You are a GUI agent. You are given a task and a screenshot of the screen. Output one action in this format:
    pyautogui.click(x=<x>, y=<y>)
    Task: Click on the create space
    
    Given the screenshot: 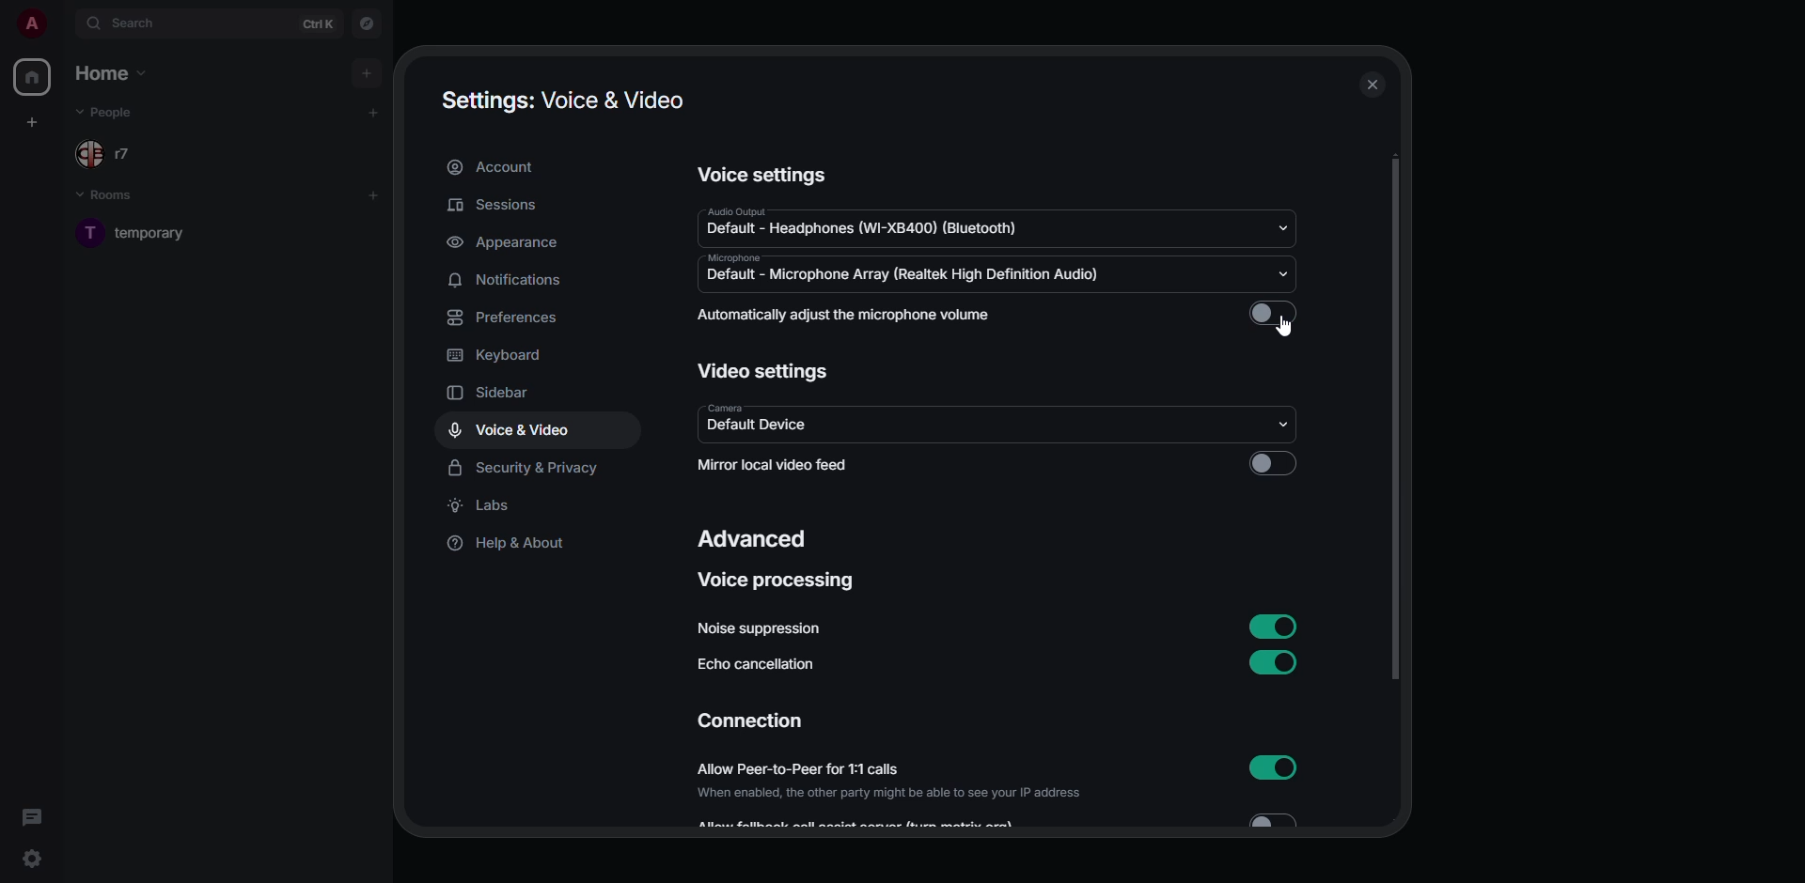 What is the action you would take?
    pyautogui.click(x=32, y=120)
    